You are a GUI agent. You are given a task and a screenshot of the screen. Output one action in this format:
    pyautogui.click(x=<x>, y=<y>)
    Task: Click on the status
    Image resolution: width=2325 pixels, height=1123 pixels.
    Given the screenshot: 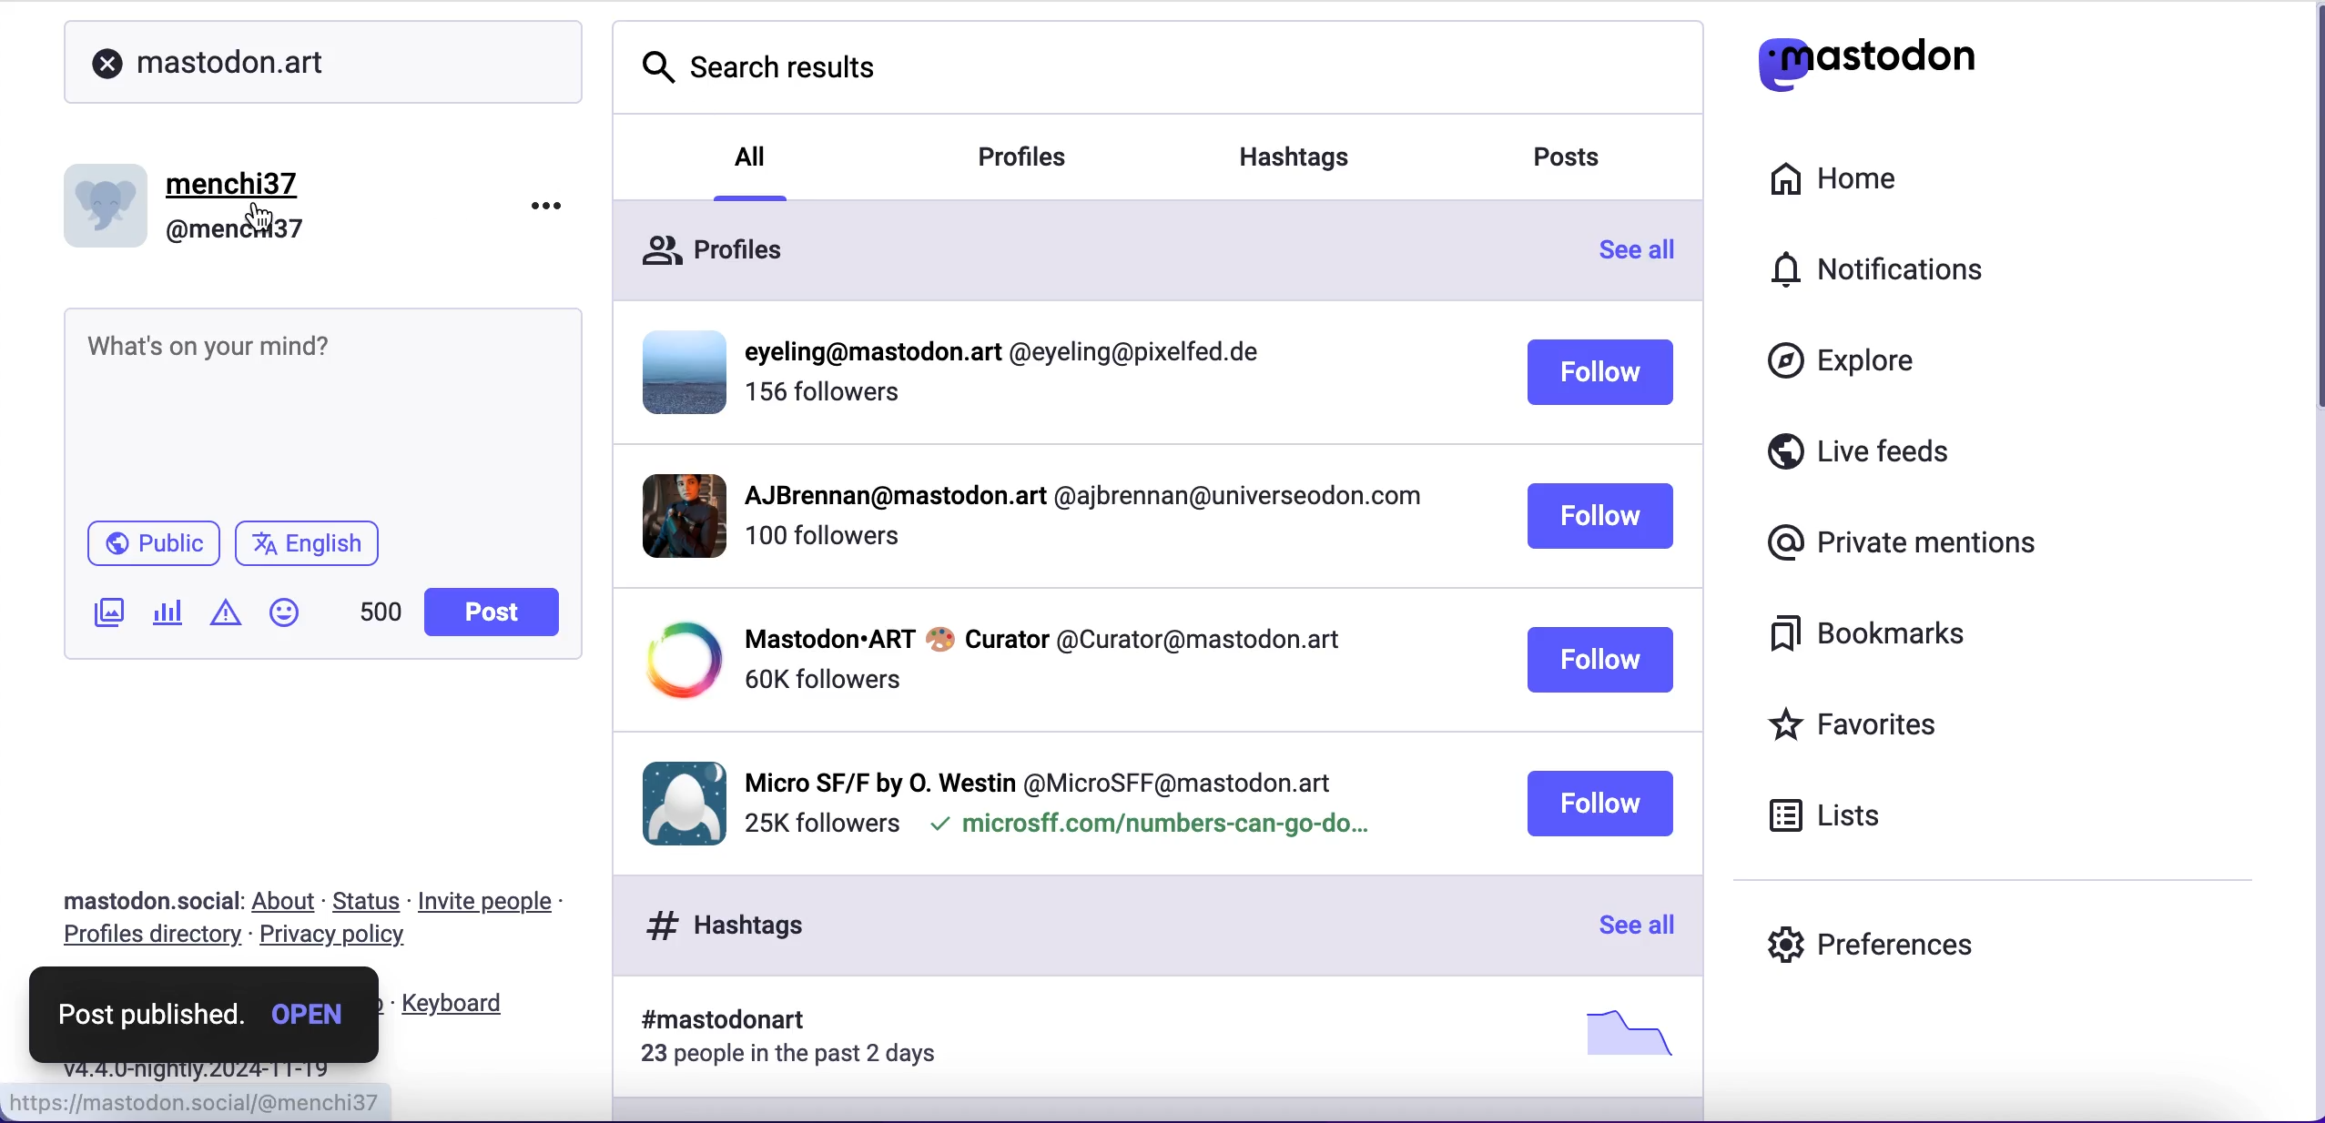 What is the action you would take?
    pyautogui.click(x=368, y=901)
    